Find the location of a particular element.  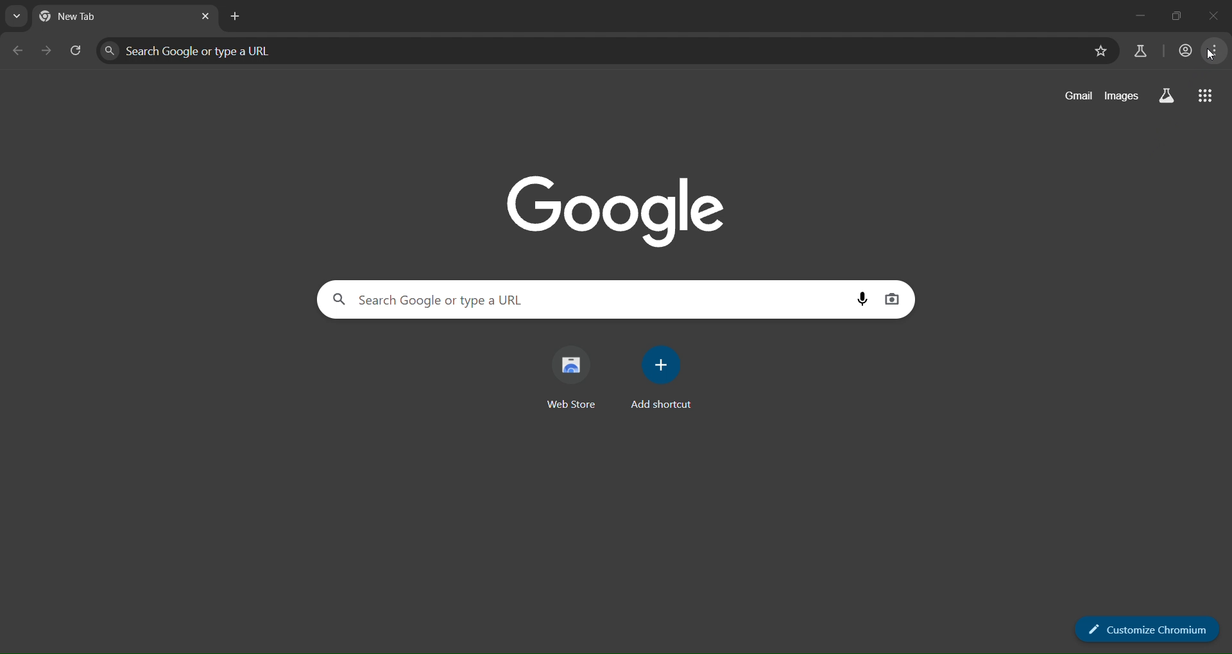

web store is located at coordinates (573, 373).